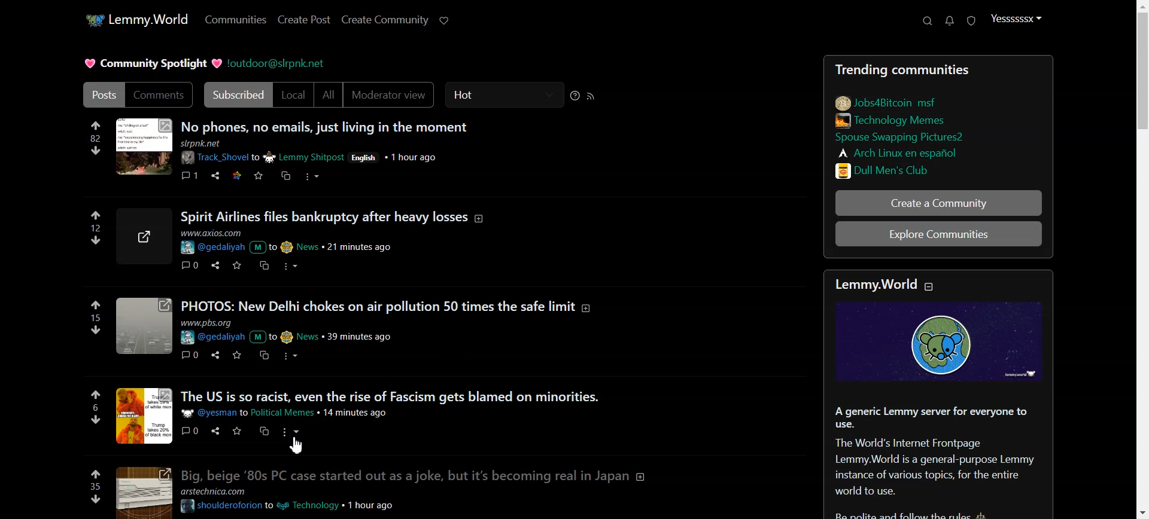 This screenshot has width=1149, height=519. What do you see at coordinates (190, 354) in the screenshot?
I see `comments` at bounding box center [190, 354].